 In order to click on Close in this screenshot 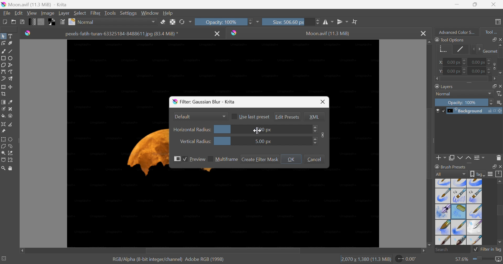, I will do `click(500, 86)`.